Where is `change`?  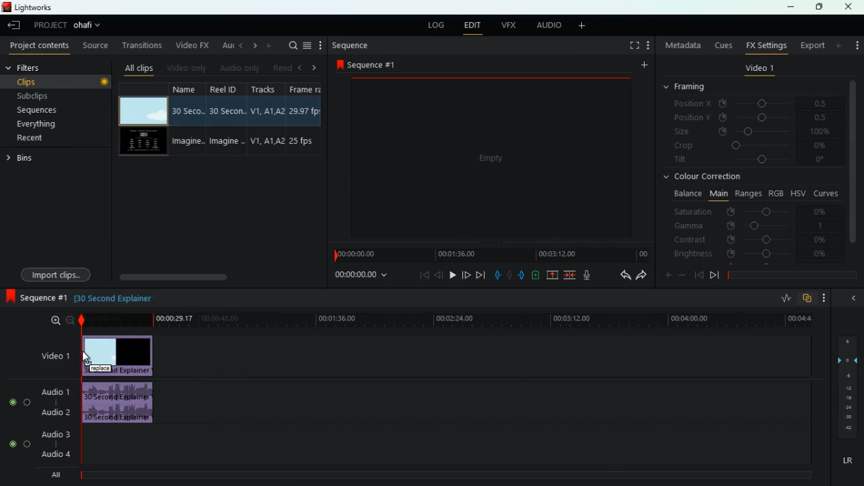 change is located at coordinates (252, 46).